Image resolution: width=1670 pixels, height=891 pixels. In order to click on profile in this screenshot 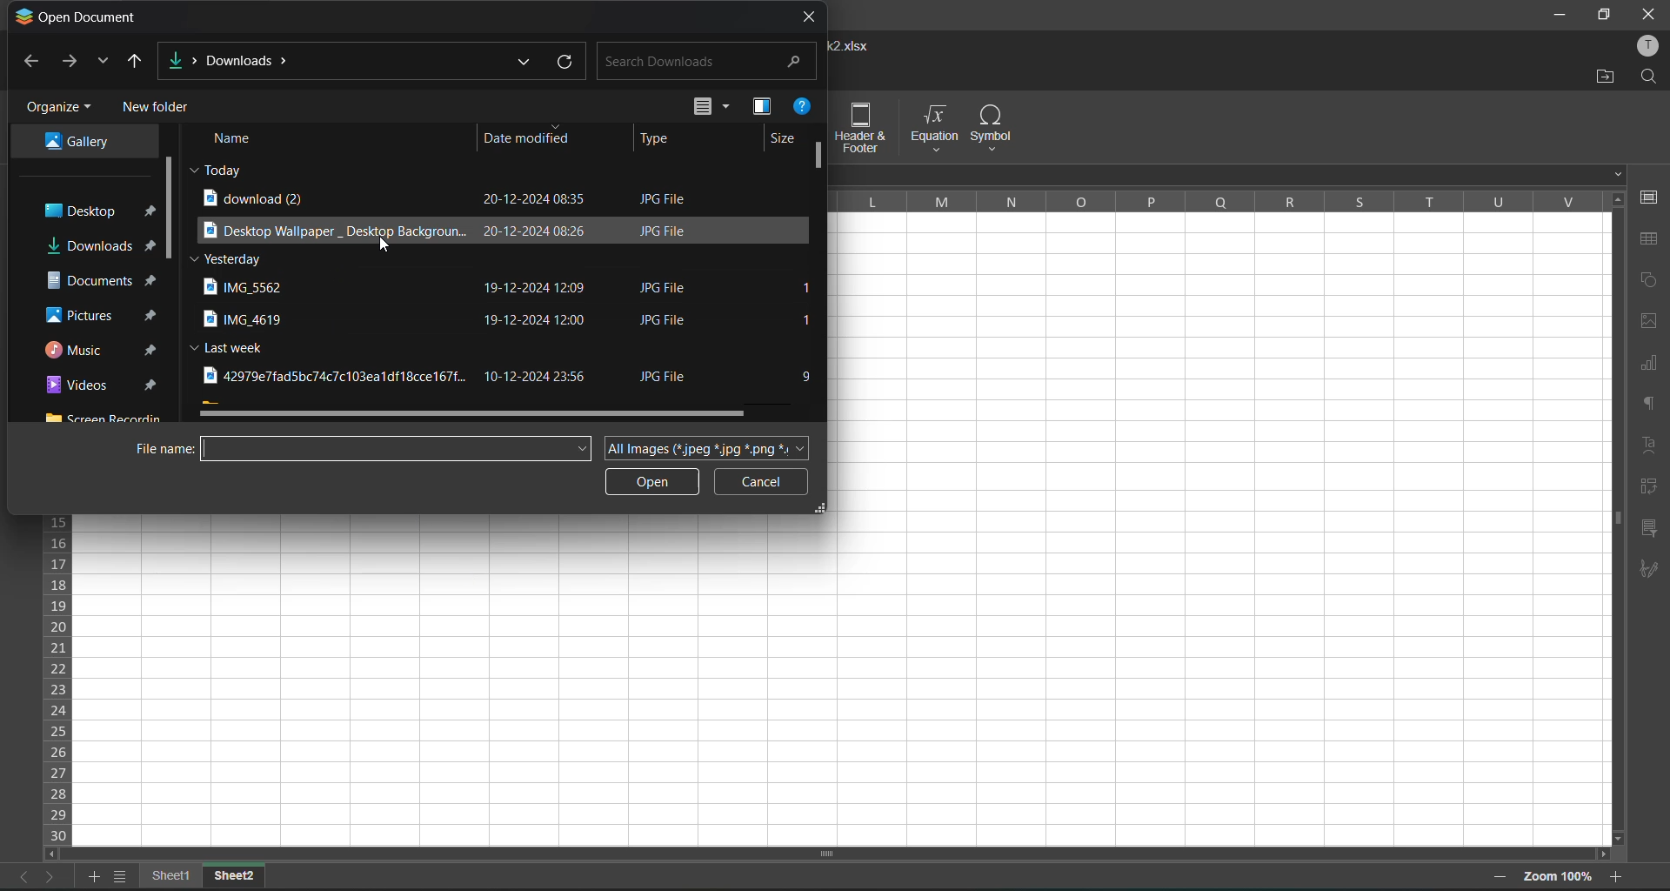, I will do `click(1649, 44)`.